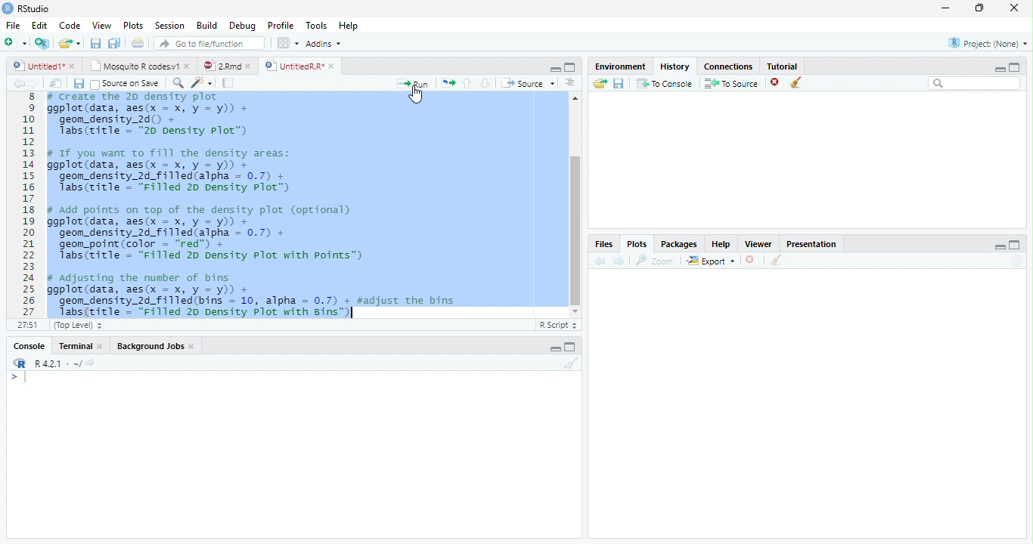 The height and width of the screenshot is (544, 1033). Describe the element at coordinates (665, 83) in the screenshot. I see `To console` at that location.